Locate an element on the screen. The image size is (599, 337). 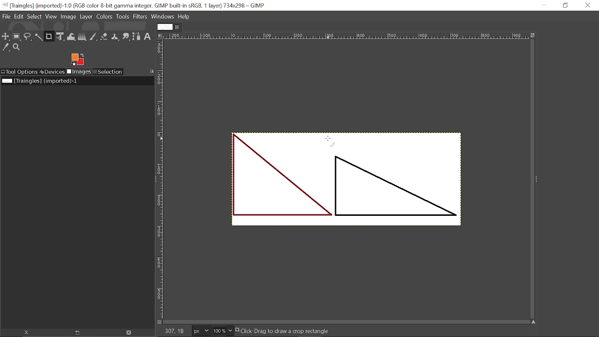
Colors is located at coordinates (104, 17).